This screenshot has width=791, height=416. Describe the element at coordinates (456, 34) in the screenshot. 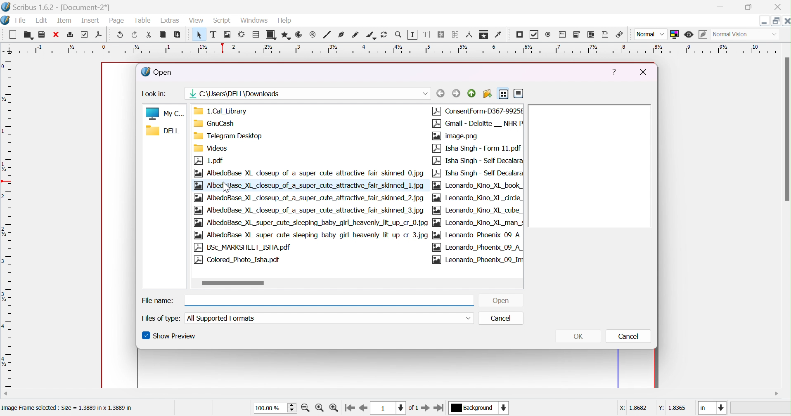

I see `unlink text frames` at that location.